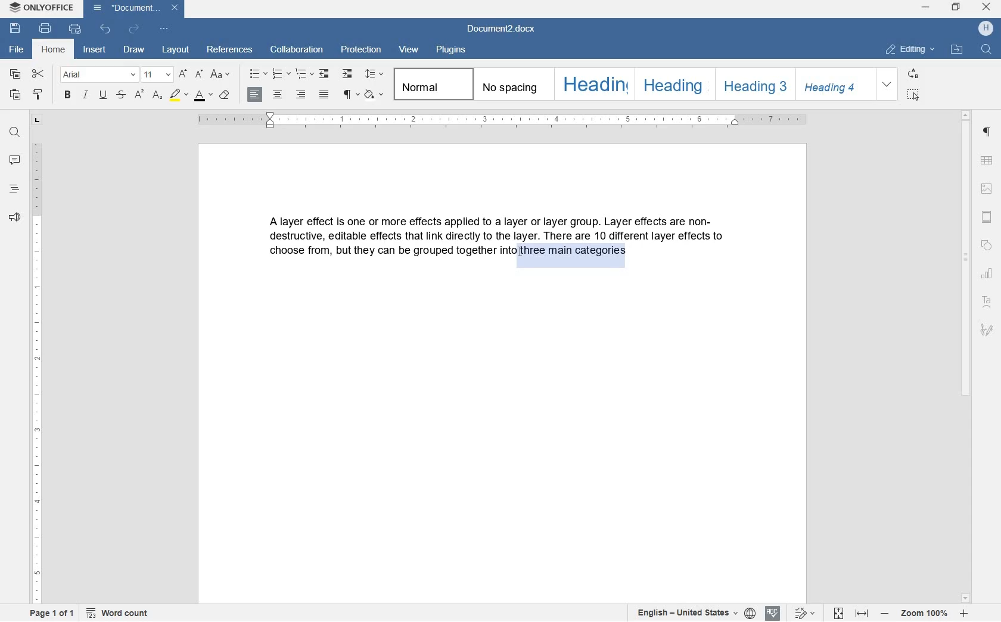 The image size is (1001, 622). What do you see at coordinates (988, 246) in the screenshot?
I see `shape` at bounding box center [988, 246].